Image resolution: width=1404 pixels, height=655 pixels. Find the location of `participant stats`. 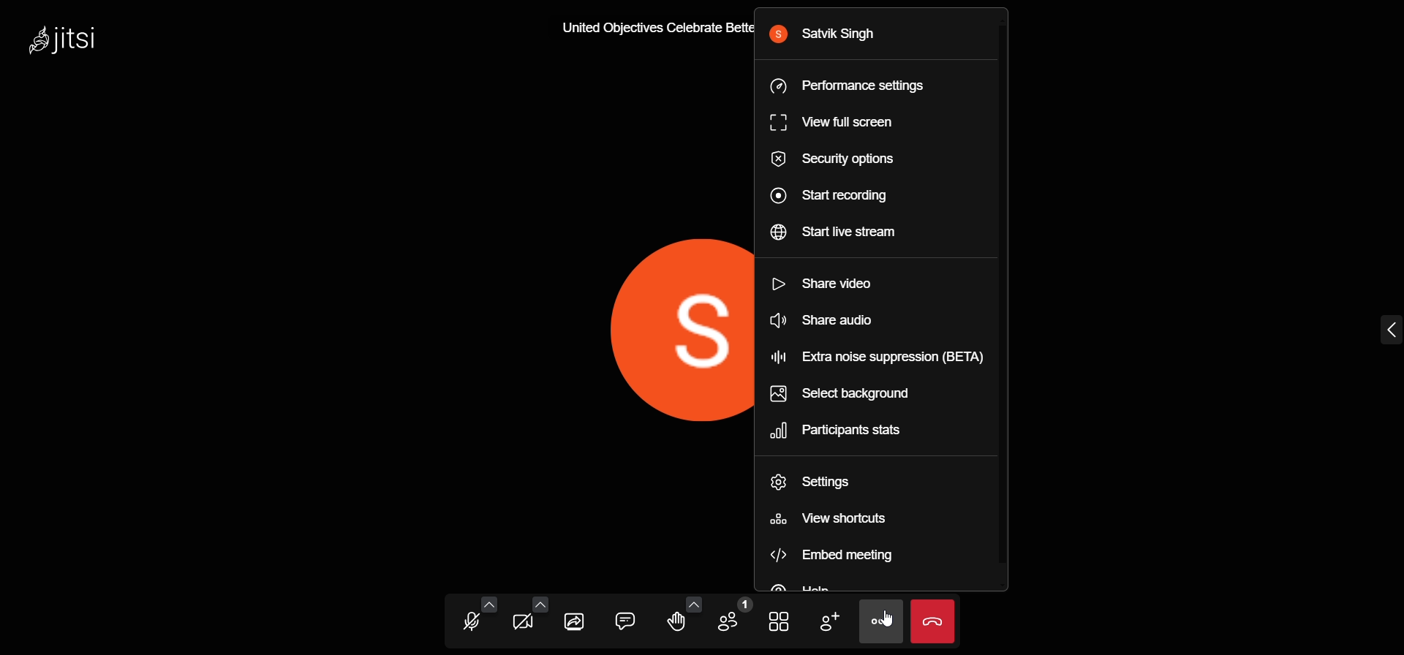

participant stats is located at coordinates (850, 431).